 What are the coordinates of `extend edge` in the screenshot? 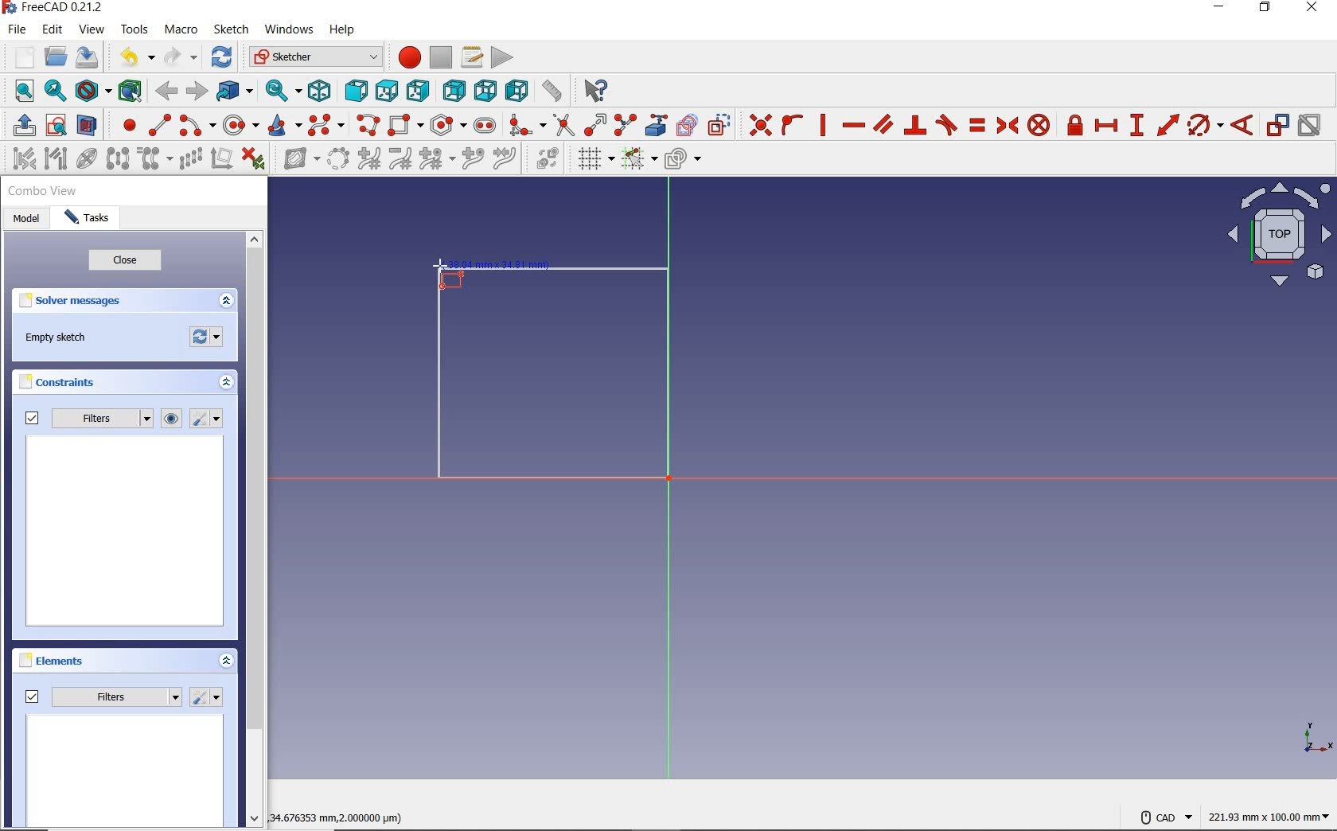 It's located at (595, 125).